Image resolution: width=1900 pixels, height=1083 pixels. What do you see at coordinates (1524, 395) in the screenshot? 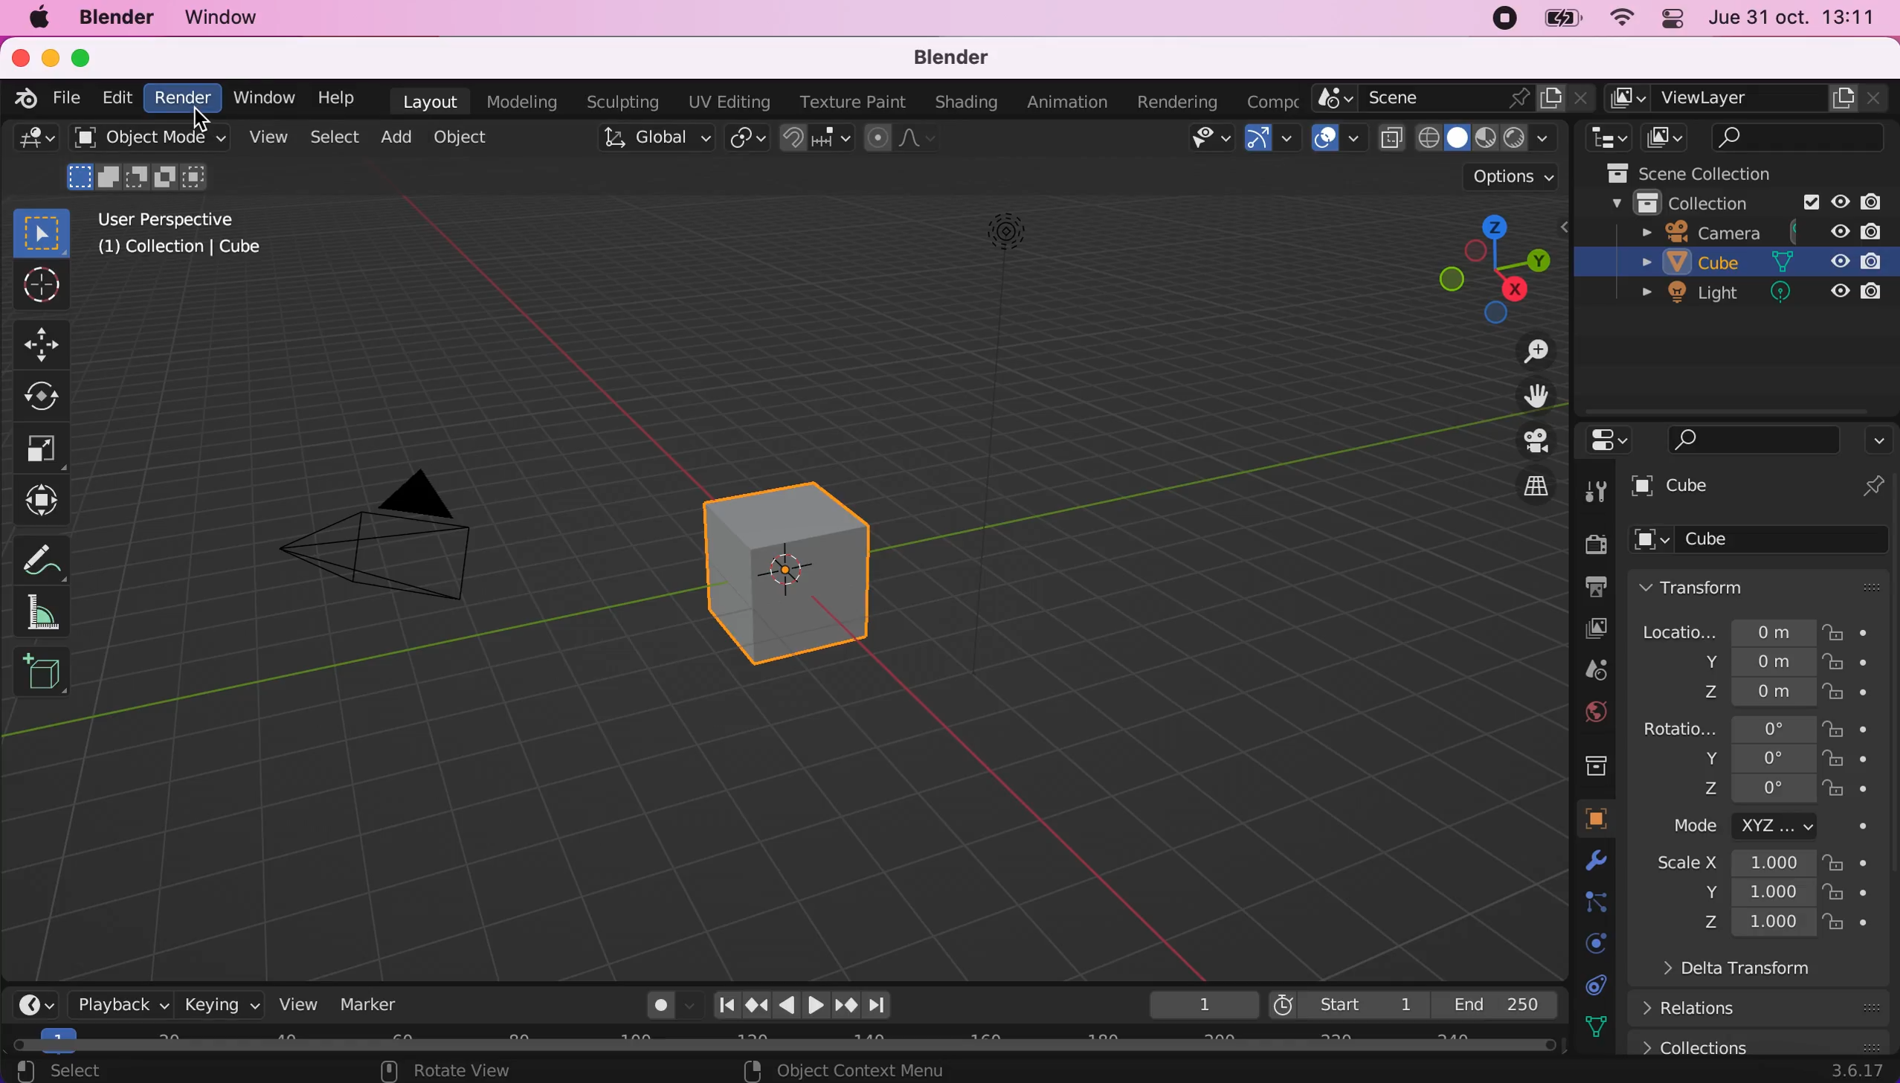
I see `move the view` at bounding box center [1524, 395].